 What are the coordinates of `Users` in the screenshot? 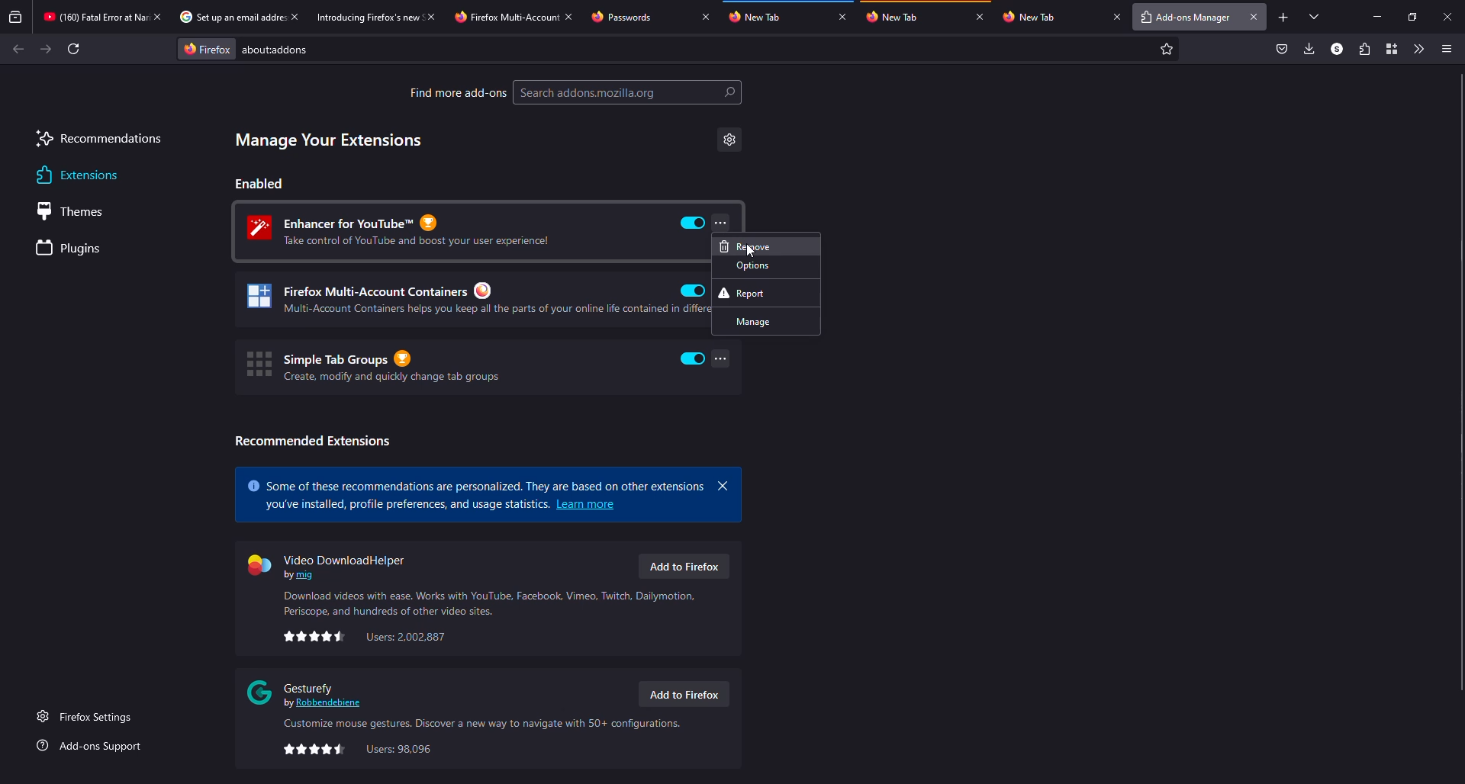 It's located at (399, 750).